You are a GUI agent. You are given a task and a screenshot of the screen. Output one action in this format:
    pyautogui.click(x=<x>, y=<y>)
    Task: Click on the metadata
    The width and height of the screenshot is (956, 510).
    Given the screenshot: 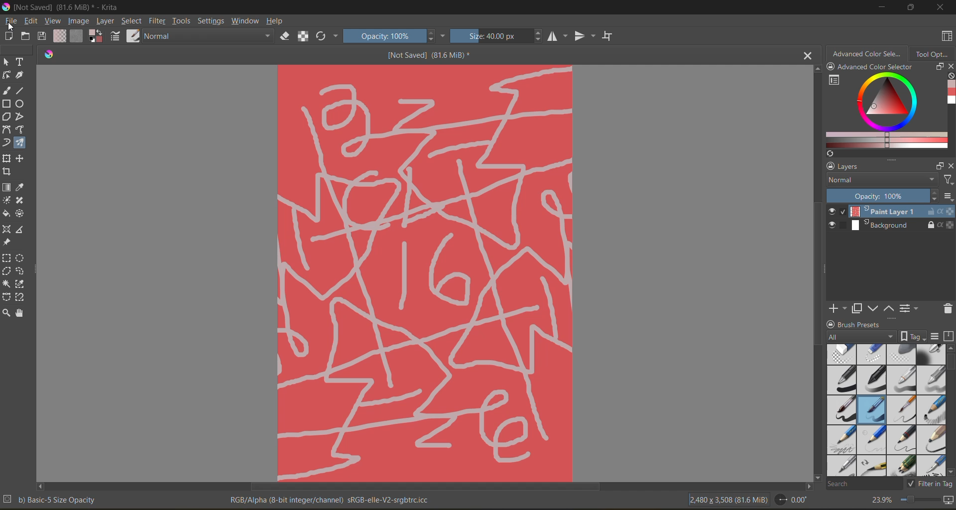 What is the action you would take?
    pyautogui.click(x=50, y=499)
    